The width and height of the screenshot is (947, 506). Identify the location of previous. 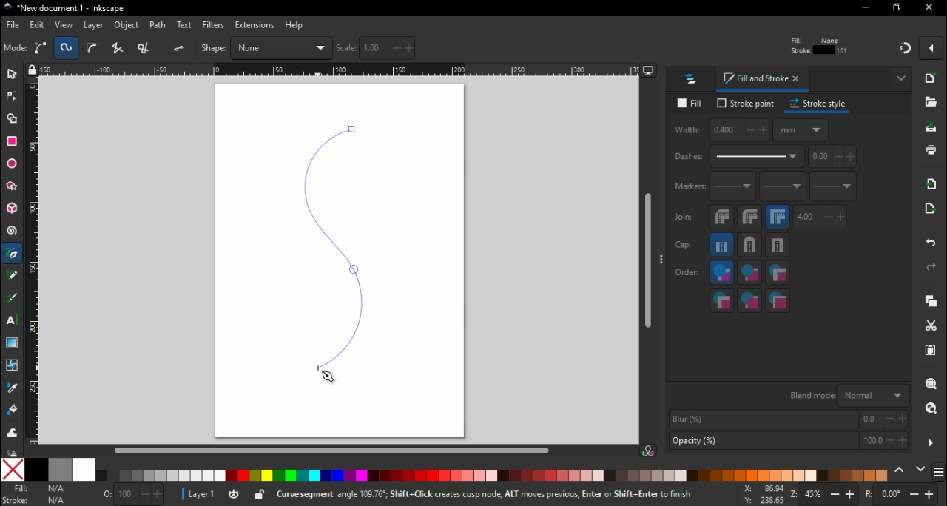
(900, 470).